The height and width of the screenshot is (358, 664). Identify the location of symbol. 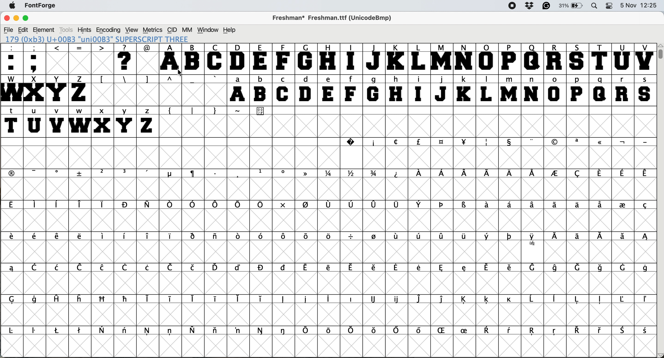
(352, 330).